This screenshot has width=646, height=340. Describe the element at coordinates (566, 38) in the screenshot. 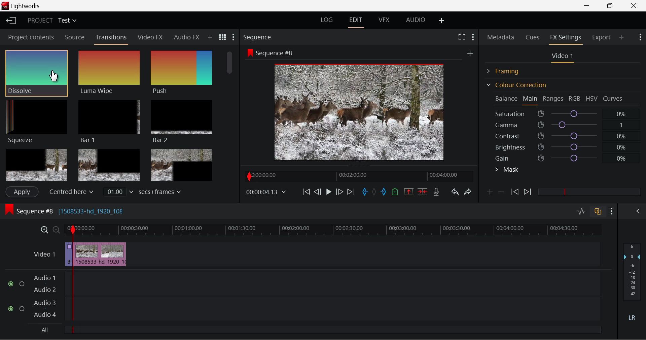

I see `FX Settings Panel Open` at that location.